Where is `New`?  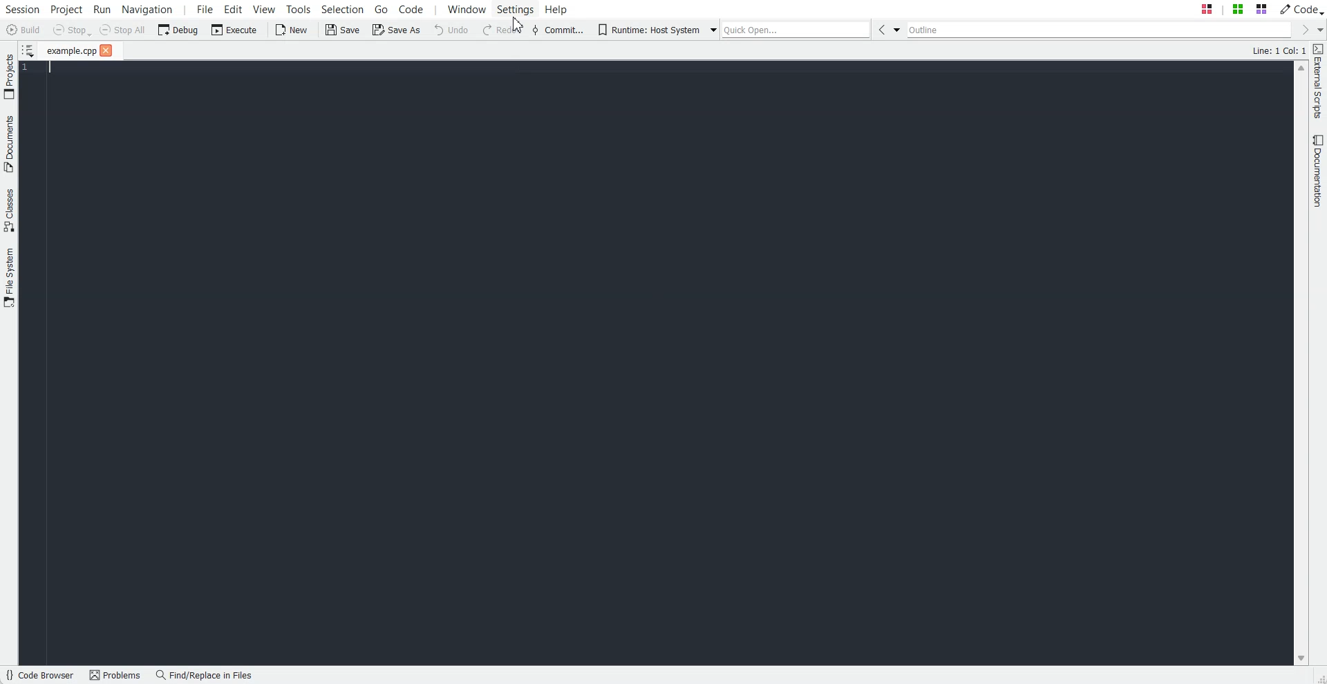
New is located at coordinates (294, 30).